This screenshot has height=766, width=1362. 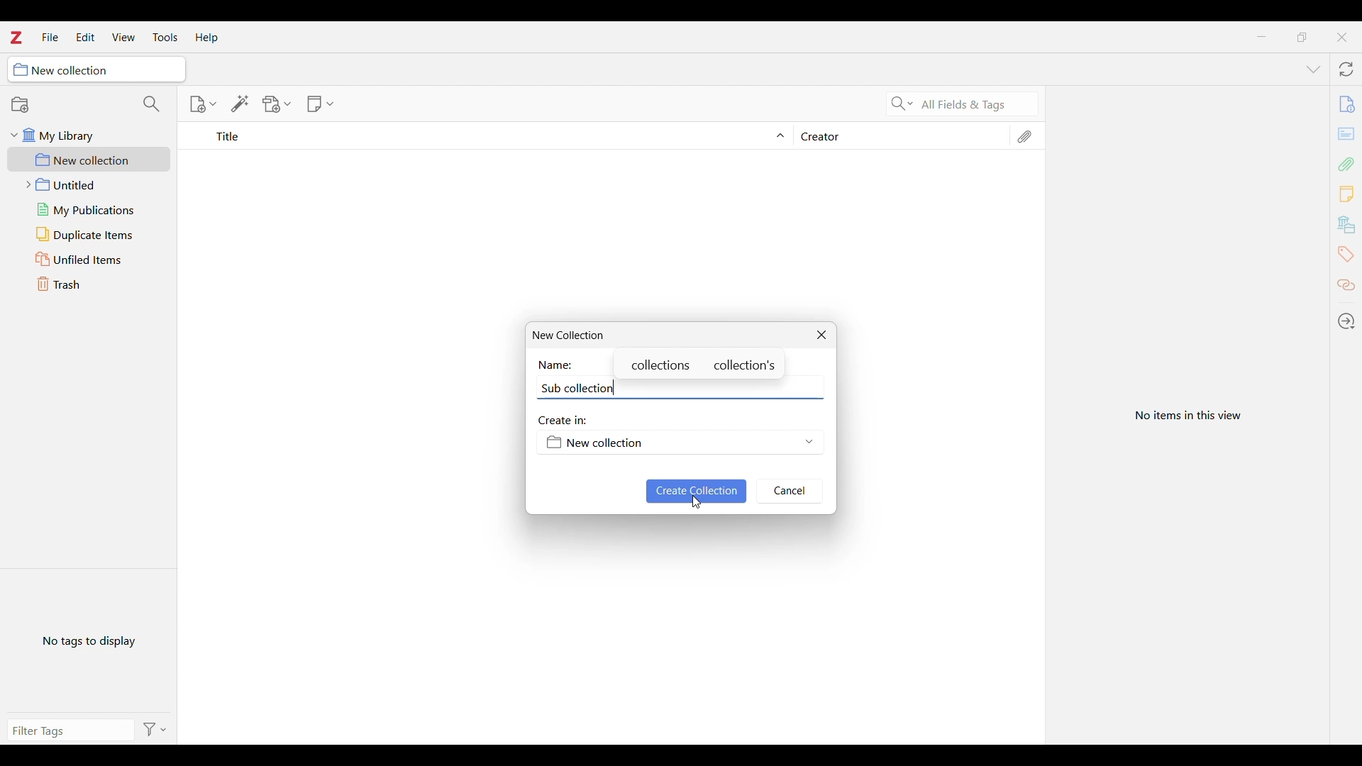 What do you see at coordinates (573, 336) in the screenshot?
I see `New Collection` at bounding box center [573, 336].